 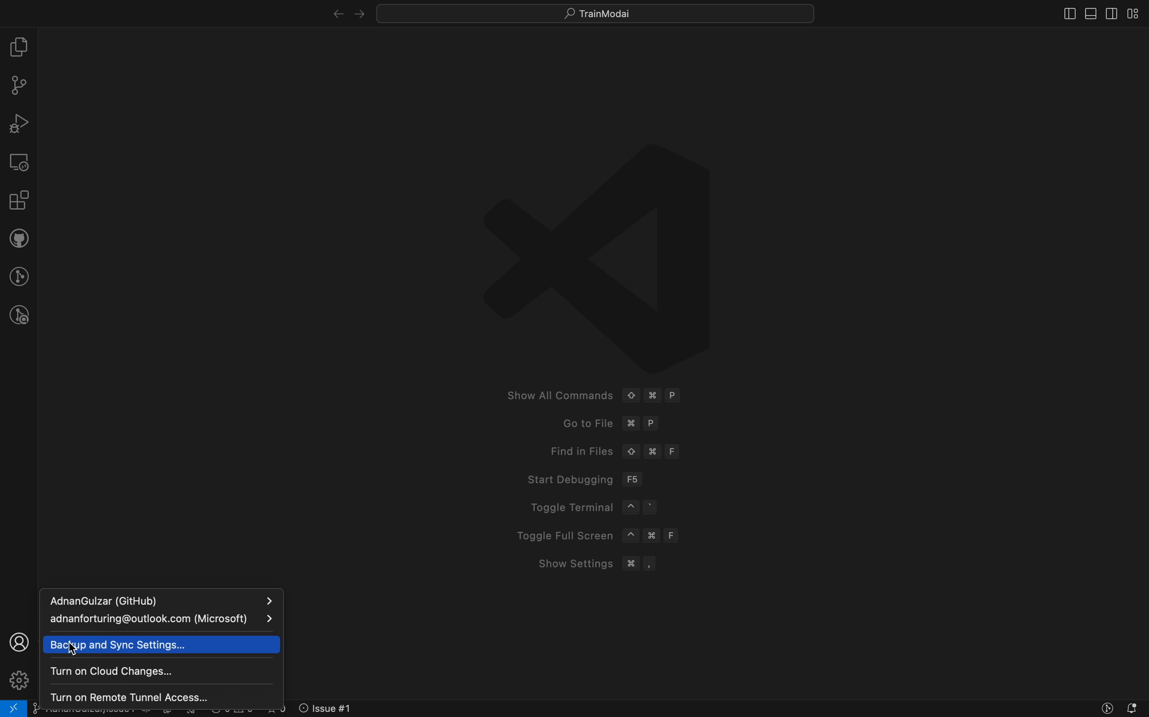 I want to click on gitlens, so click(x=19, y=275).